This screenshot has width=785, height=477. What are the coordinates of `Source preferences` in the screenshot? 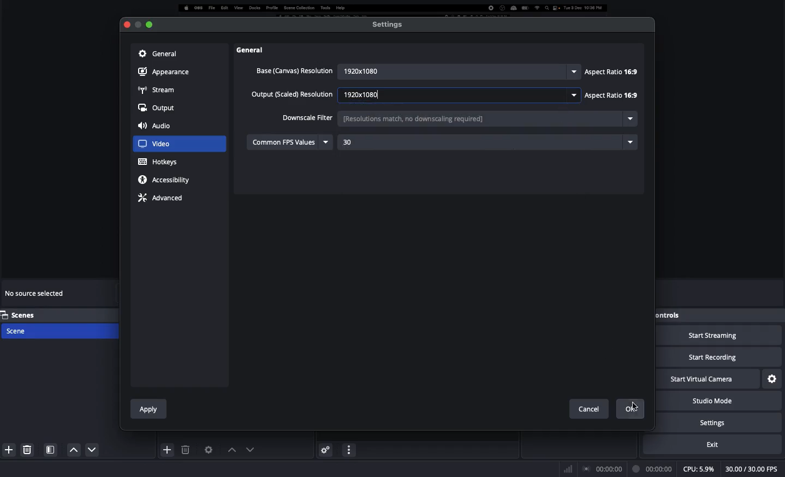 It's located at (207, 450).